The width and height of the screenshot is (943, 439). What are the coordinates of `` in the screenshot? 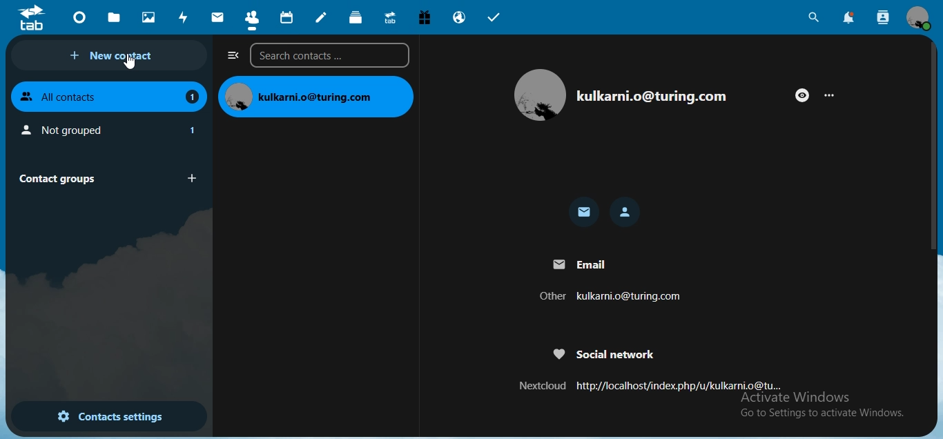 It's located at (832, 95).